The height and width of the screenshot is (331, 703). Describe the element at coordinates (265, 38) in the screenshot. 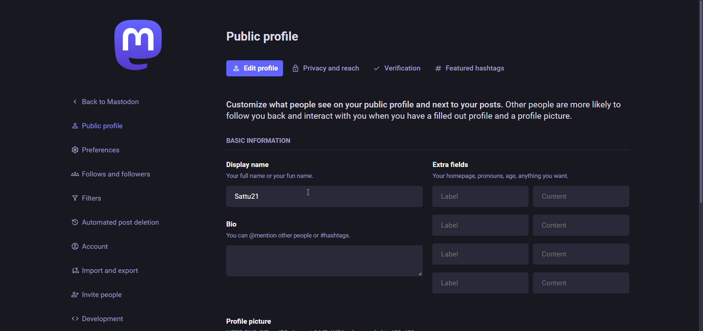

I see `public profile` at that location.